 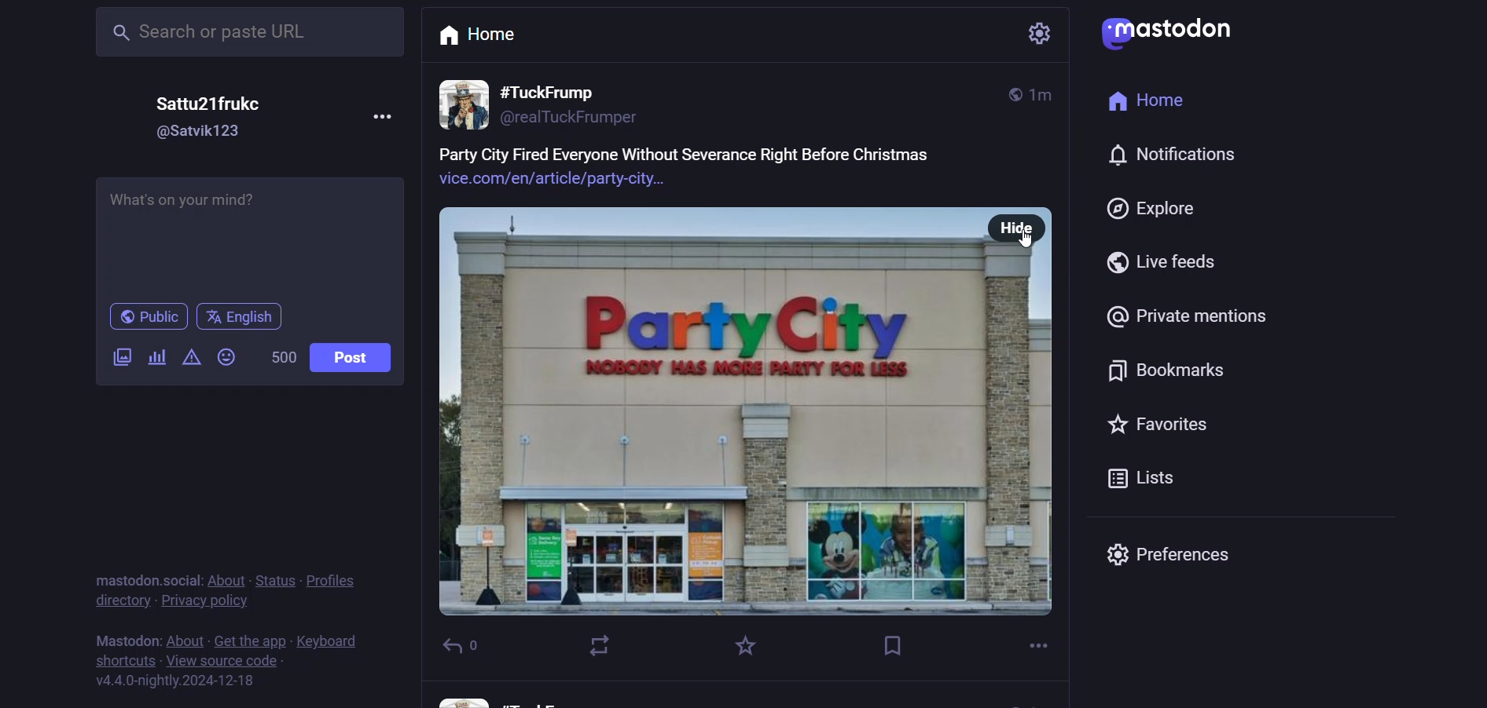 I want to click on content warning, so click(x=189, y=356).